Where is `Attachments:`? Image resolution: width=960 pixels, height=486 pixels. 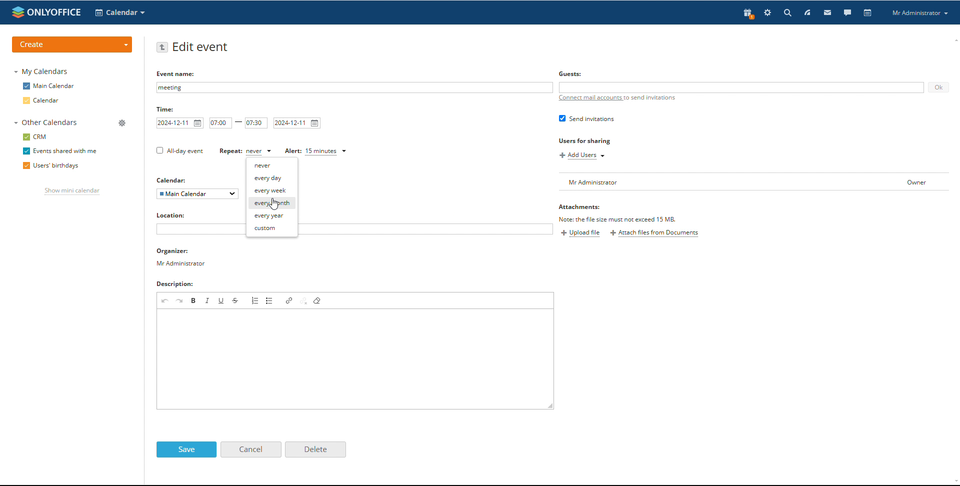
Attachments: is located at coordinates (579, 208).